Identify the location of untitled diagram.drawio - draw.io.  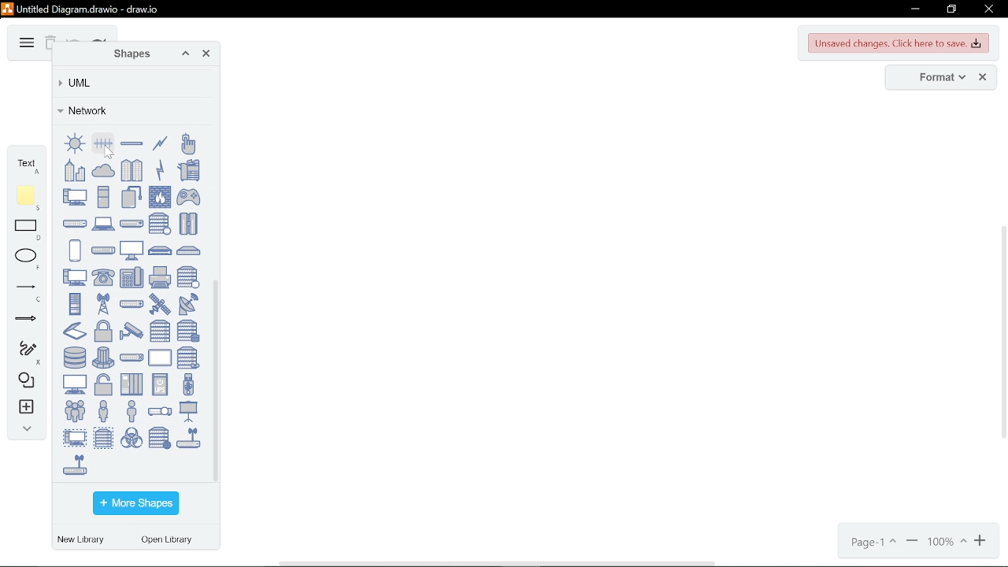
(90, 8).